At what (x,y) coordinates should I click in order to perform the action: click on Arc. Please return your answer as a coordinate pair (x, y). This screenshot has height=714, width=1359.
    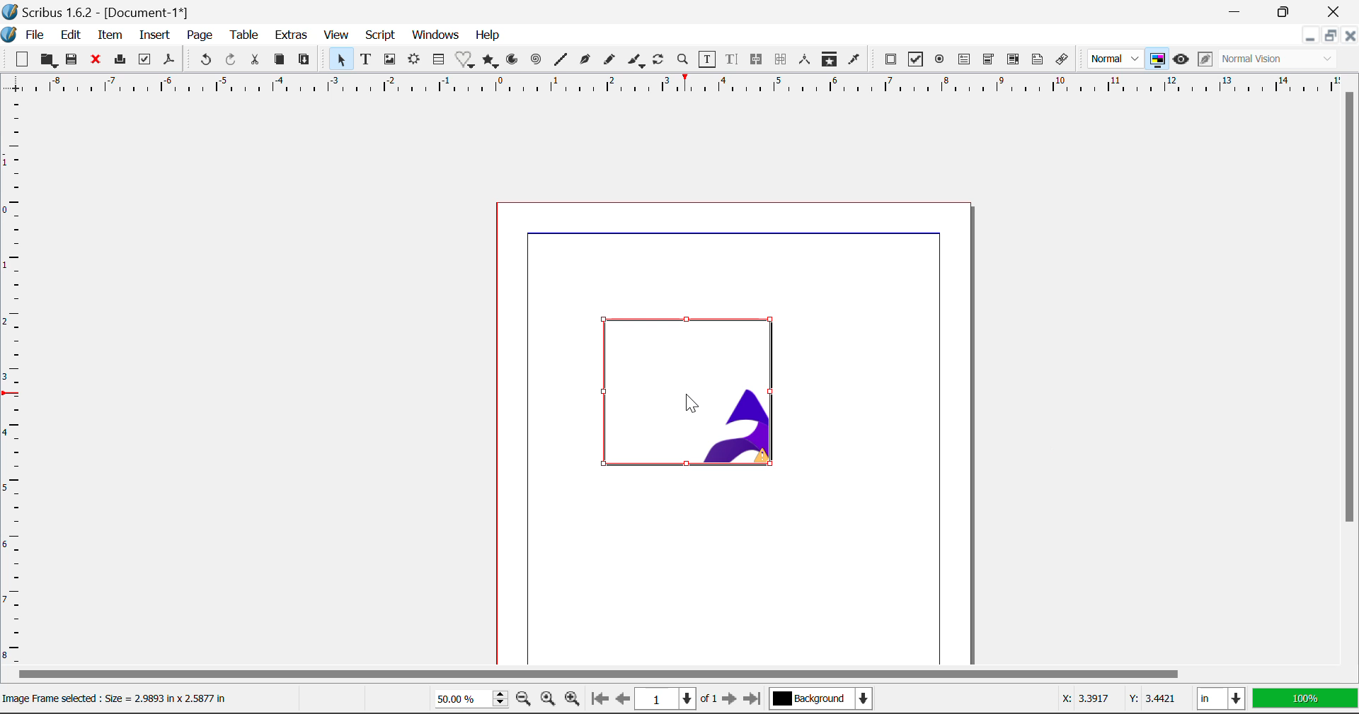
    Looking at the image, I should click on (515, 62).